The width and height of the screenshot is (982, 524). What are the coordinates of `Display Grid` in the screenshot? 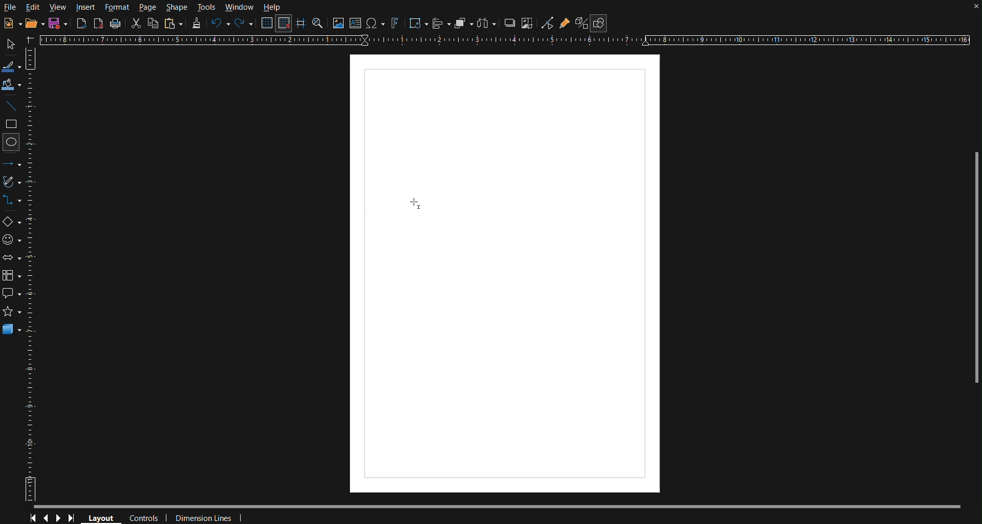 It's located at (266, 24).